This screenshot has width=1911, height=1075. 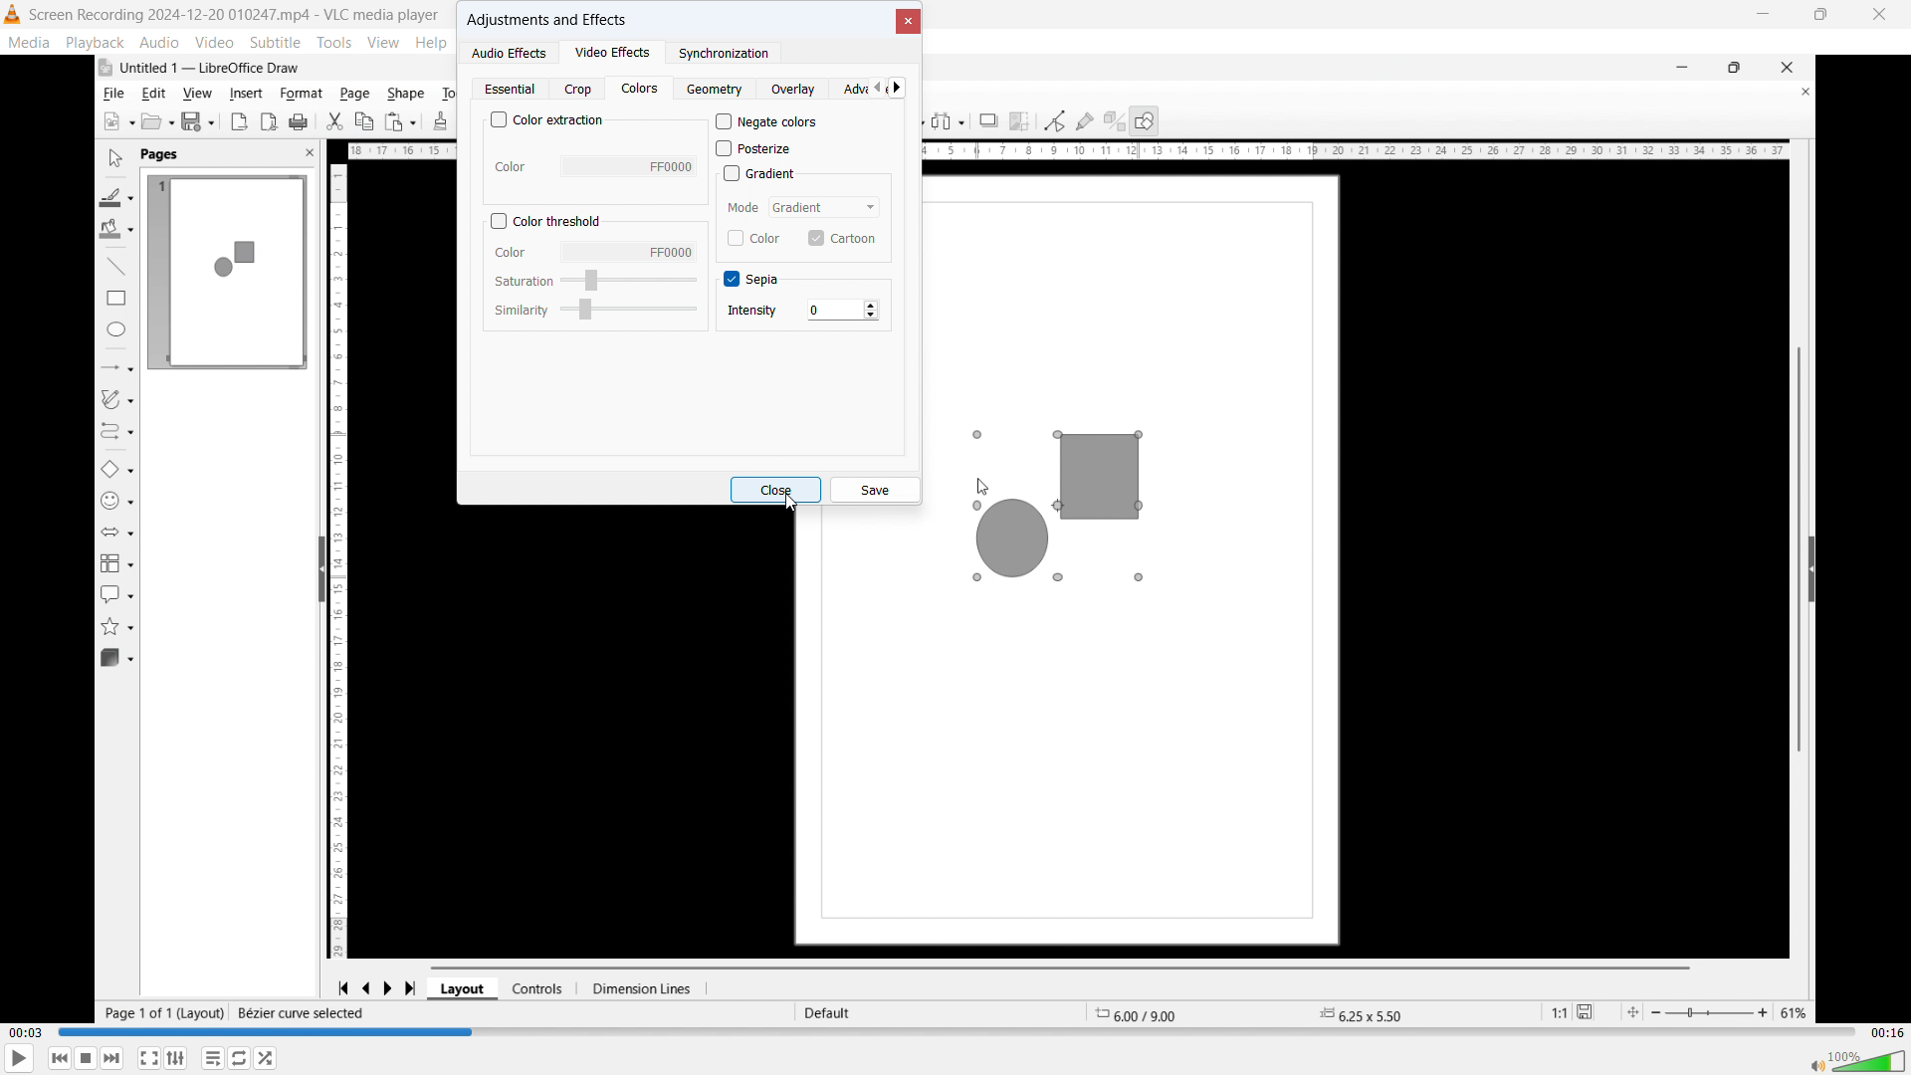 What do you see at coordinates (149, 1058) in the screenshot?
I see `Full screen` at bounding box center [149, 1058].